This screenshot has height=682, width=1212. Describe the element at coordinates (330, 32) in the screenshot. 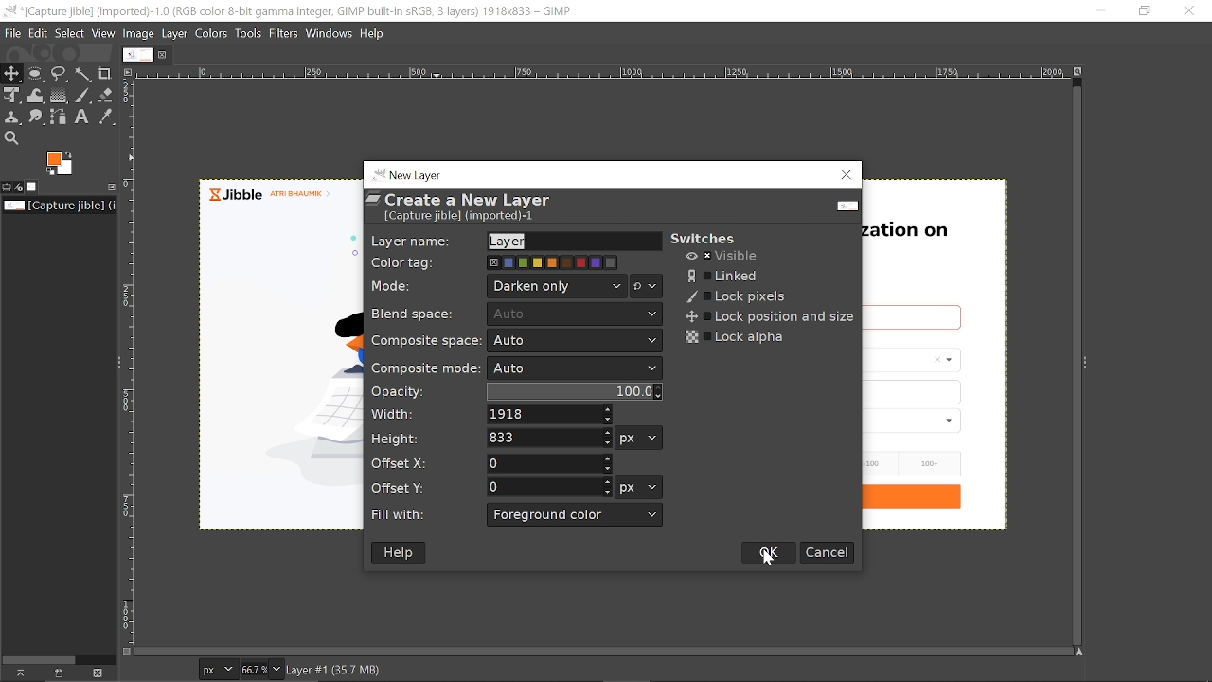

I see `Windows` at that location.